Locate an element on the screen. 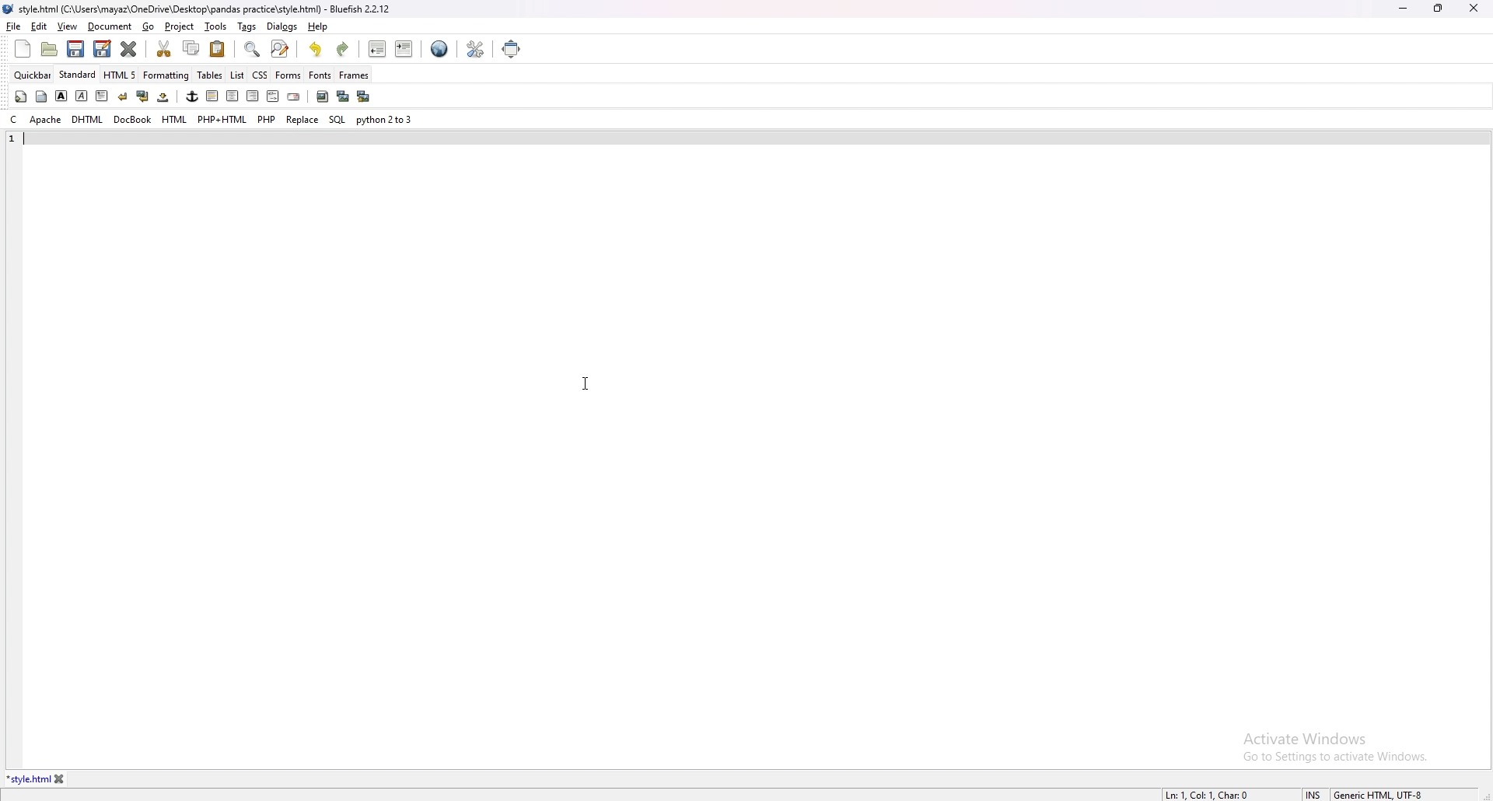 This screenshot has height=801, width=1493. css is located at coordinates (260, 74).